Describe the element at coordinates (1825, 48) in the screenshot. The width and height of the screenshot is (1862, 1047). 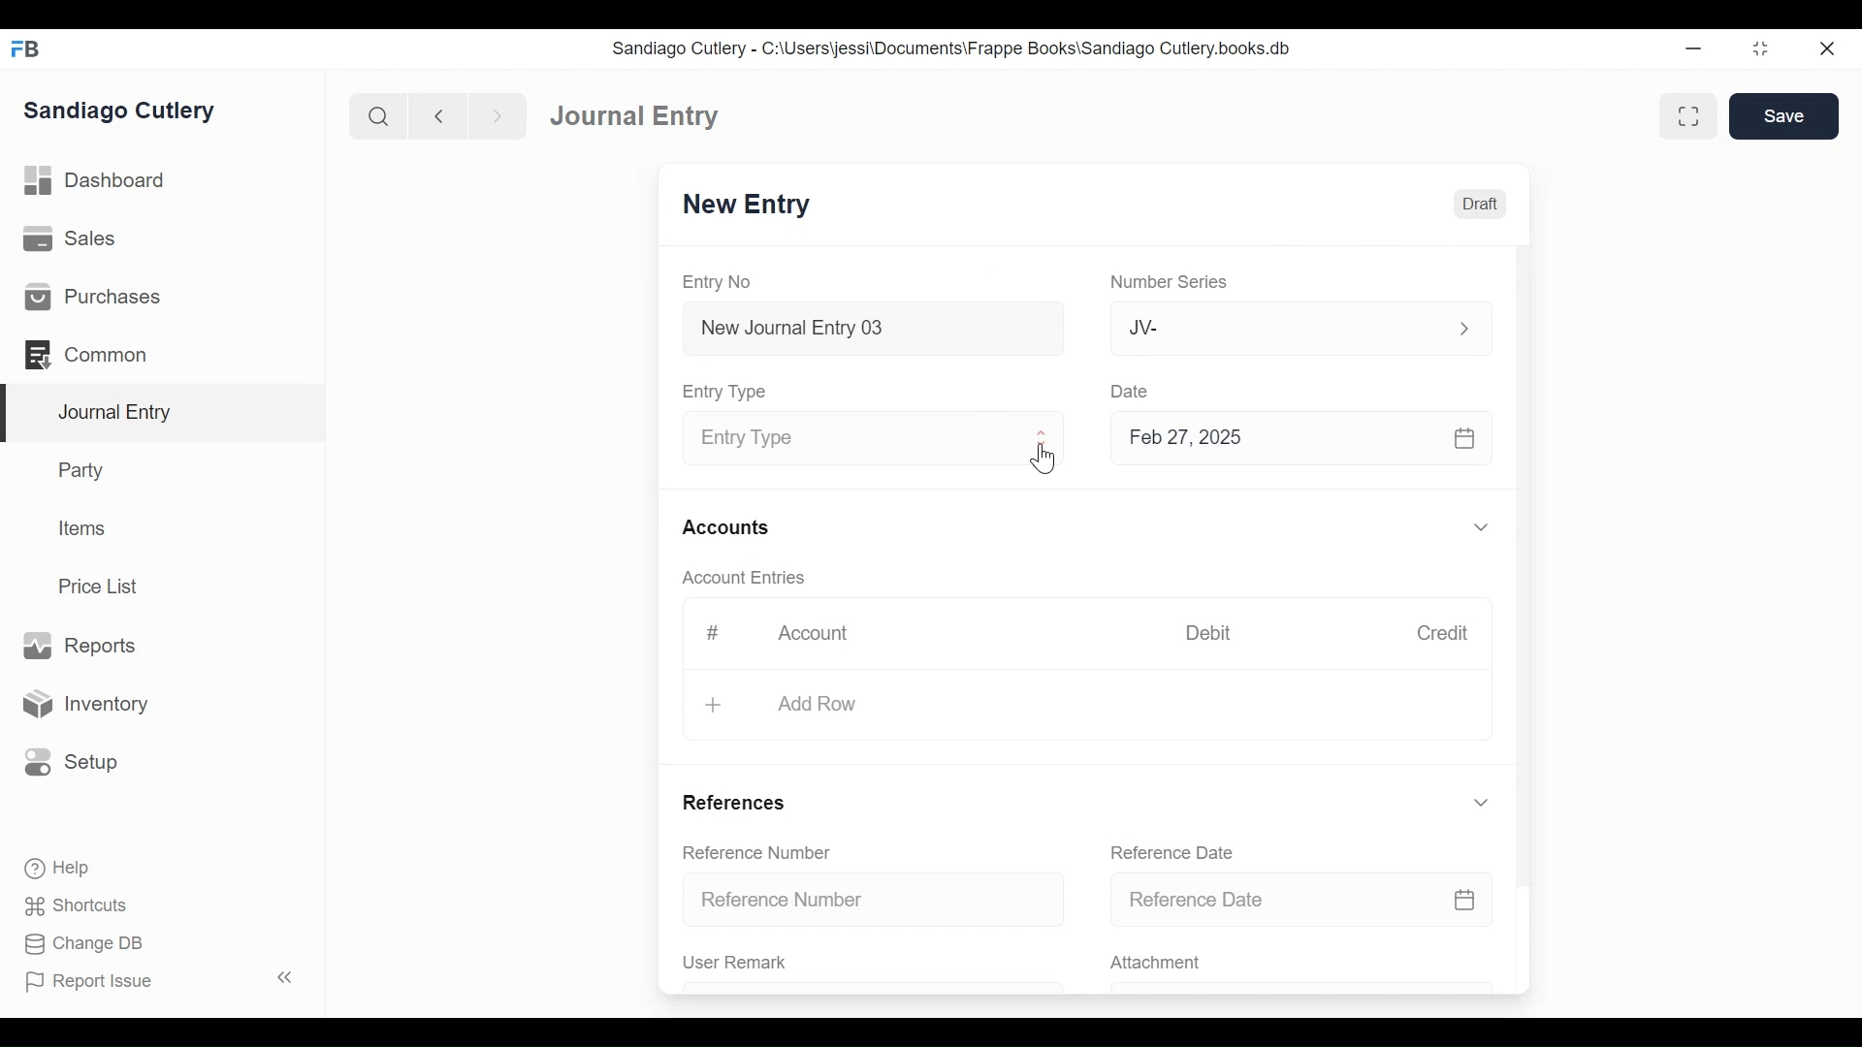
I see `Close` at that location.